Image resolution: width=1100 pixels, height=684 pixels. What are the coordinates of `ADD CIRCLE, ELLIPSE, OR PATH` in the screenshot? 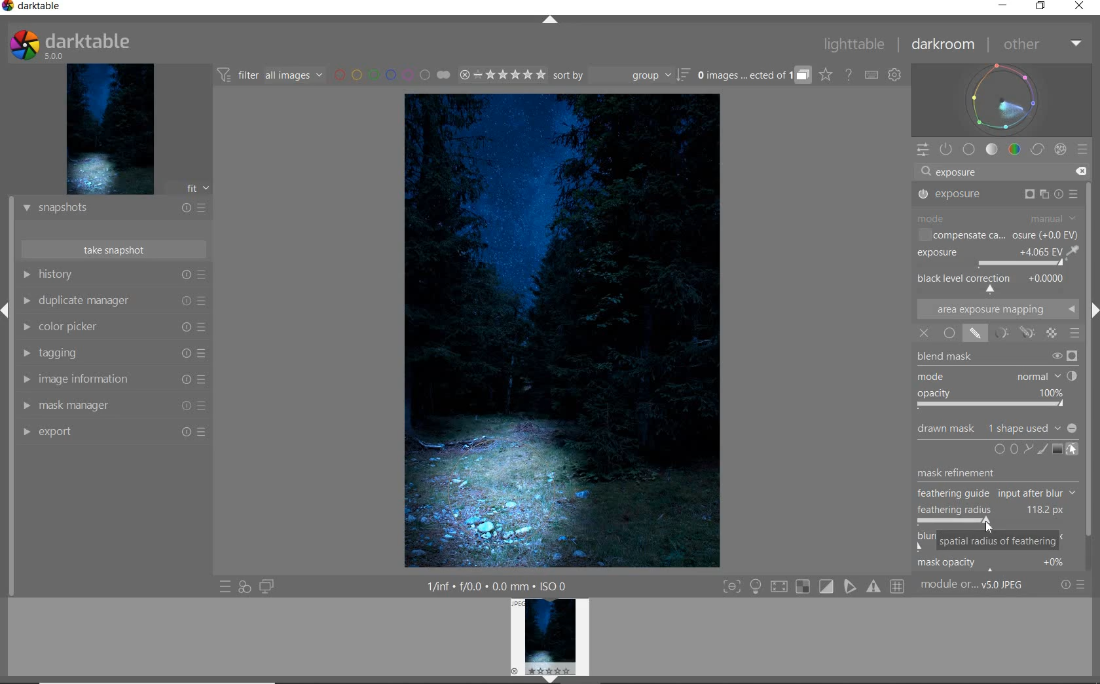 It's located at (1023, 449).